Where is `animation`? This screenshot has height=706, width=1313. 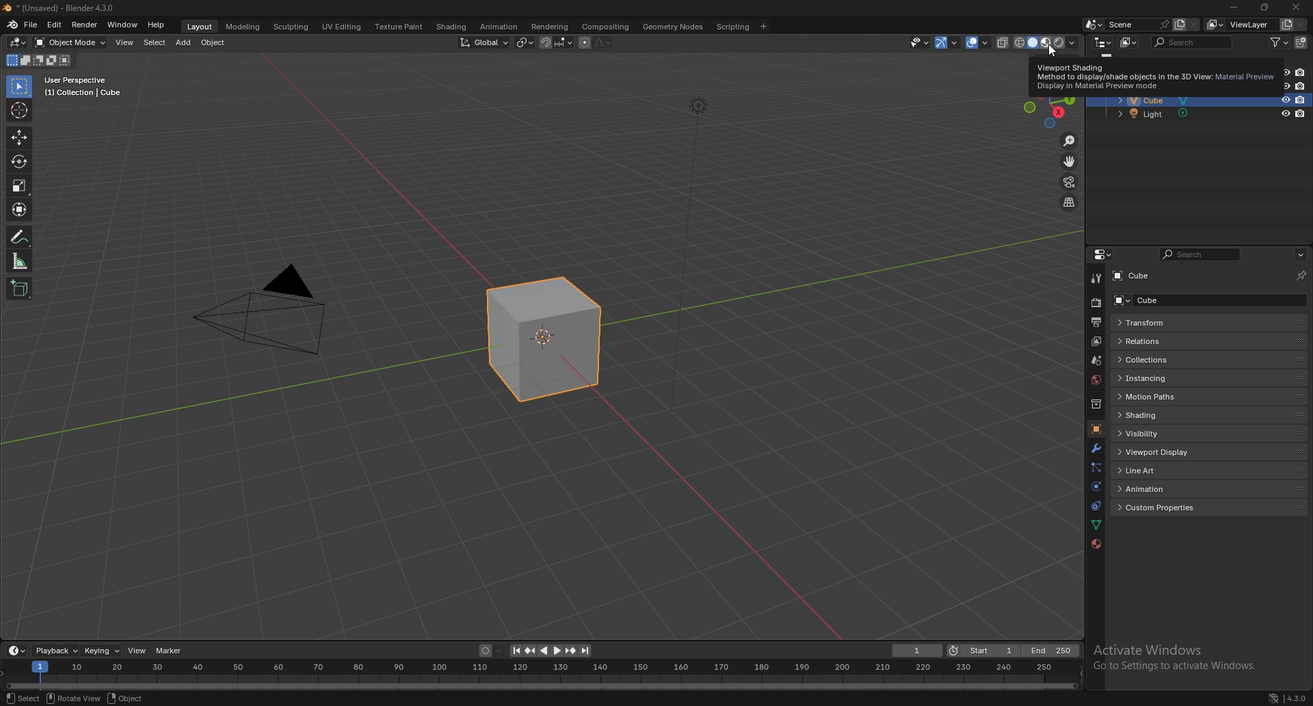
animation is located at coordinates (1169, 488).